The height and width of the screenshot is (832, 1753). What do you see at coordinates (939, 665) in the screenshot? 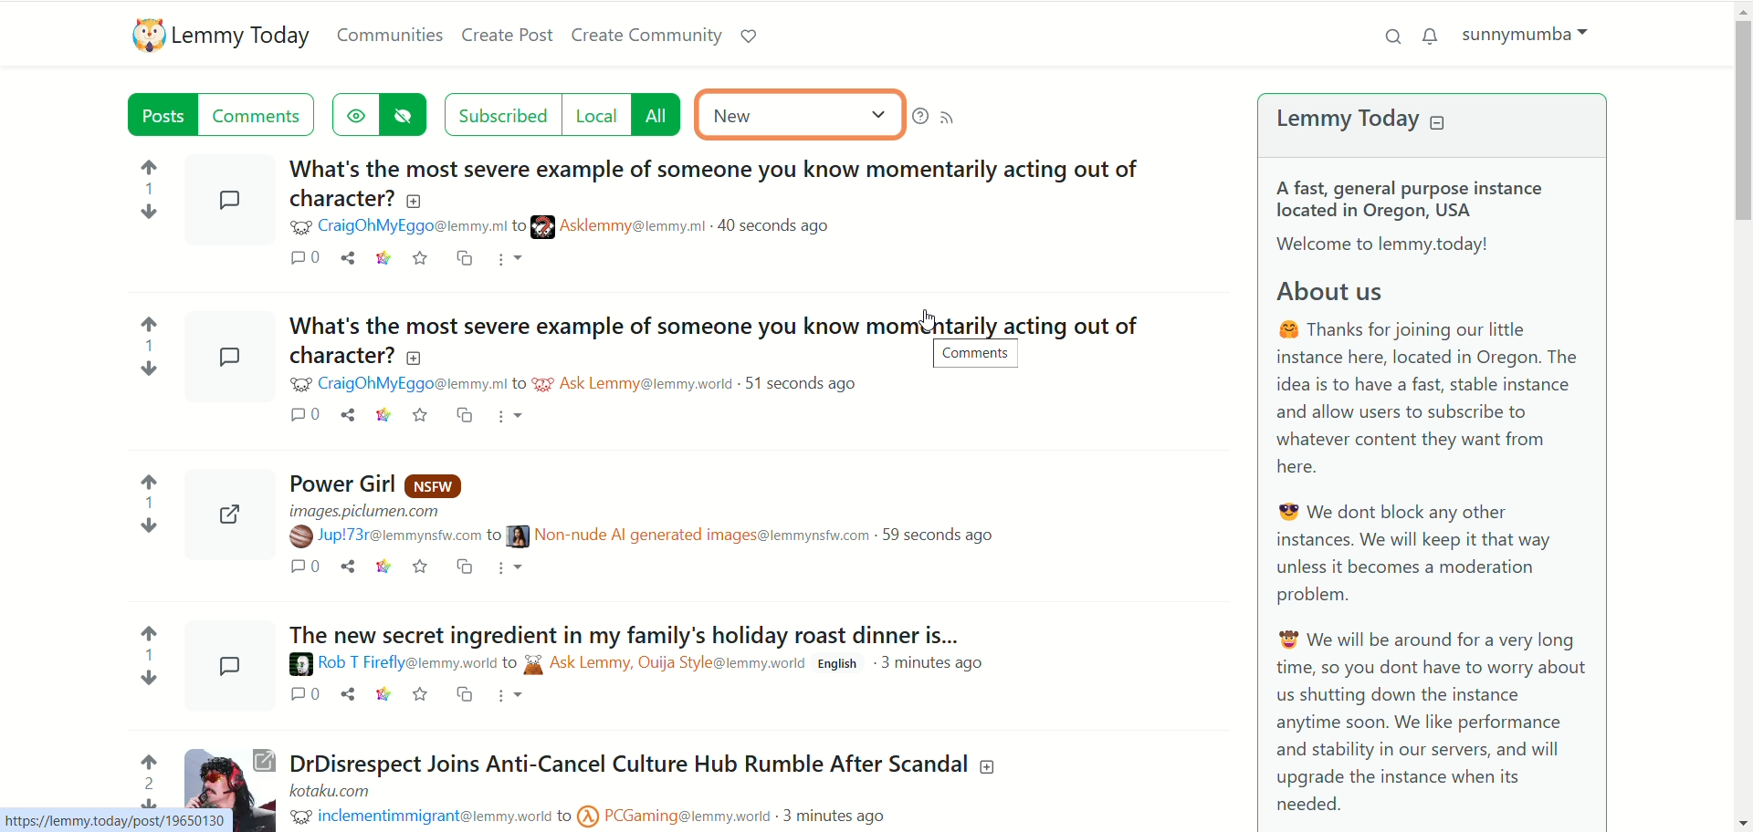
I see `3 minutes ago` at bounding box center [939, 665].